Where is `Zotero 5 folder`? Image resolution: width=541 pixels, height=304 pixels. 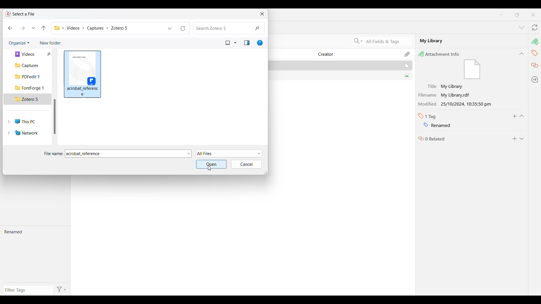 Zotero 5 folder is located at coordinates (28, 99).